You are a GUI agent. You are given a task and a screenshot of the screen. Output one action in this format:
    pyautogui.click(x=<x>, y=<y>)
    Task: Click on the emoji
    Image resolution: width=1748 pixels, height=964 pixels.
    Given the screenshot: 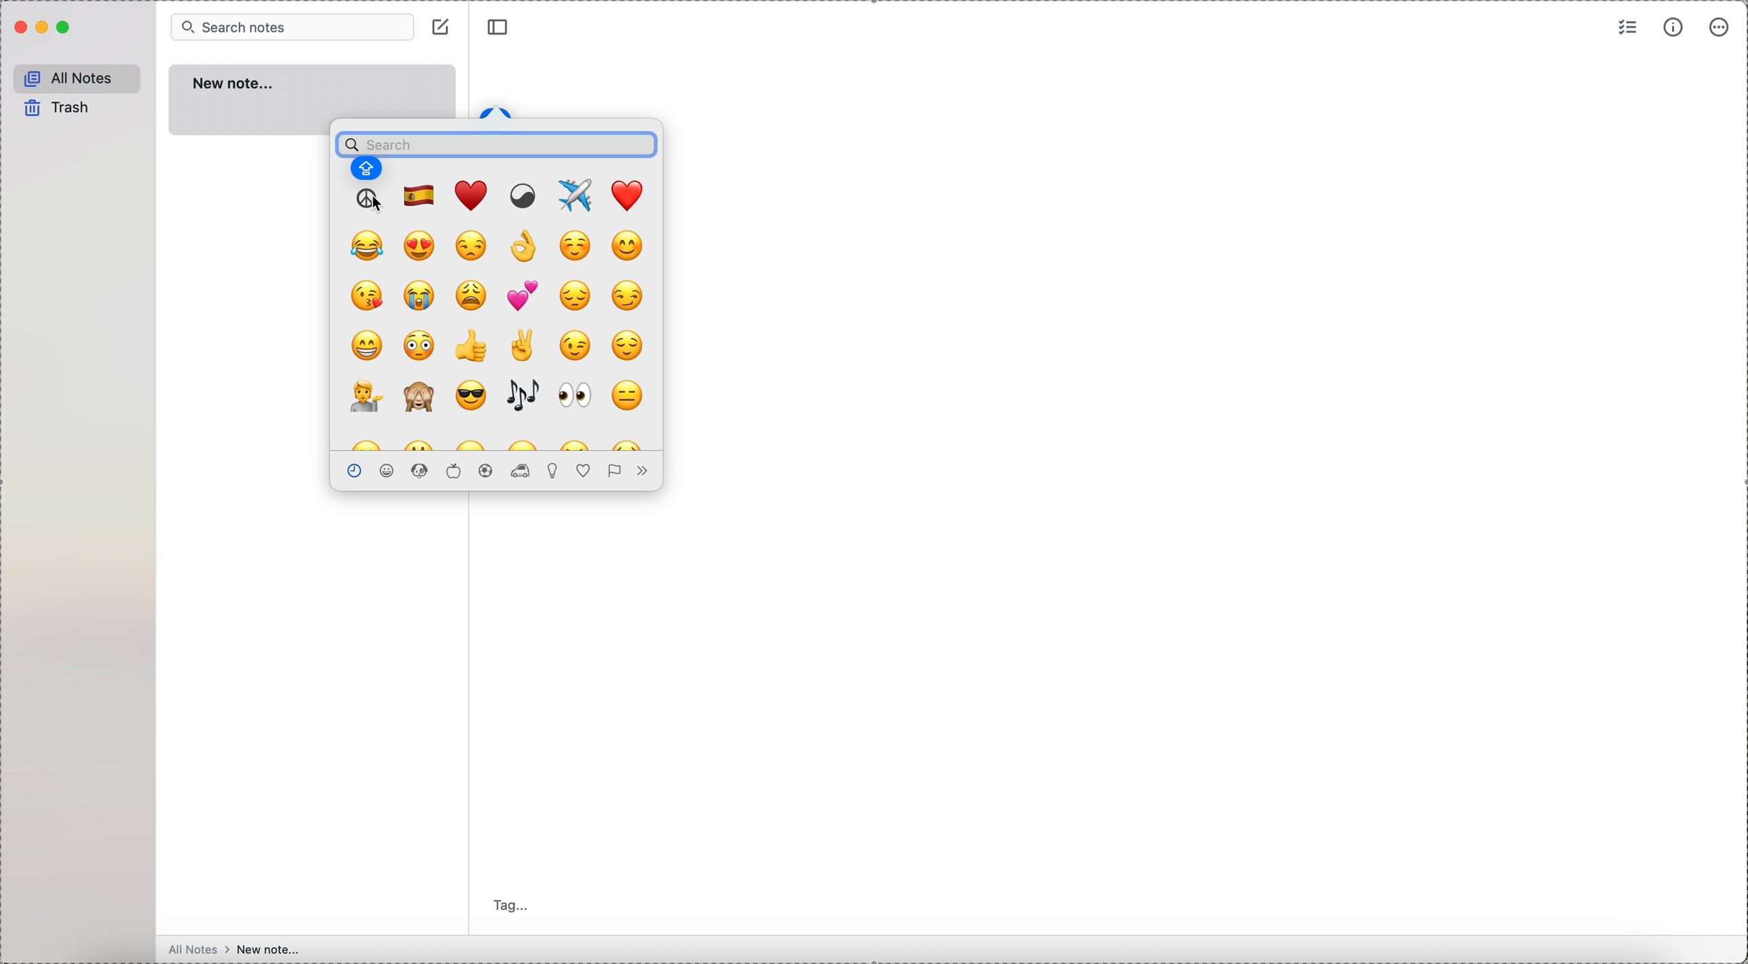 What is the action you would take?
    pyautogui.click(x=471, y=396)
    